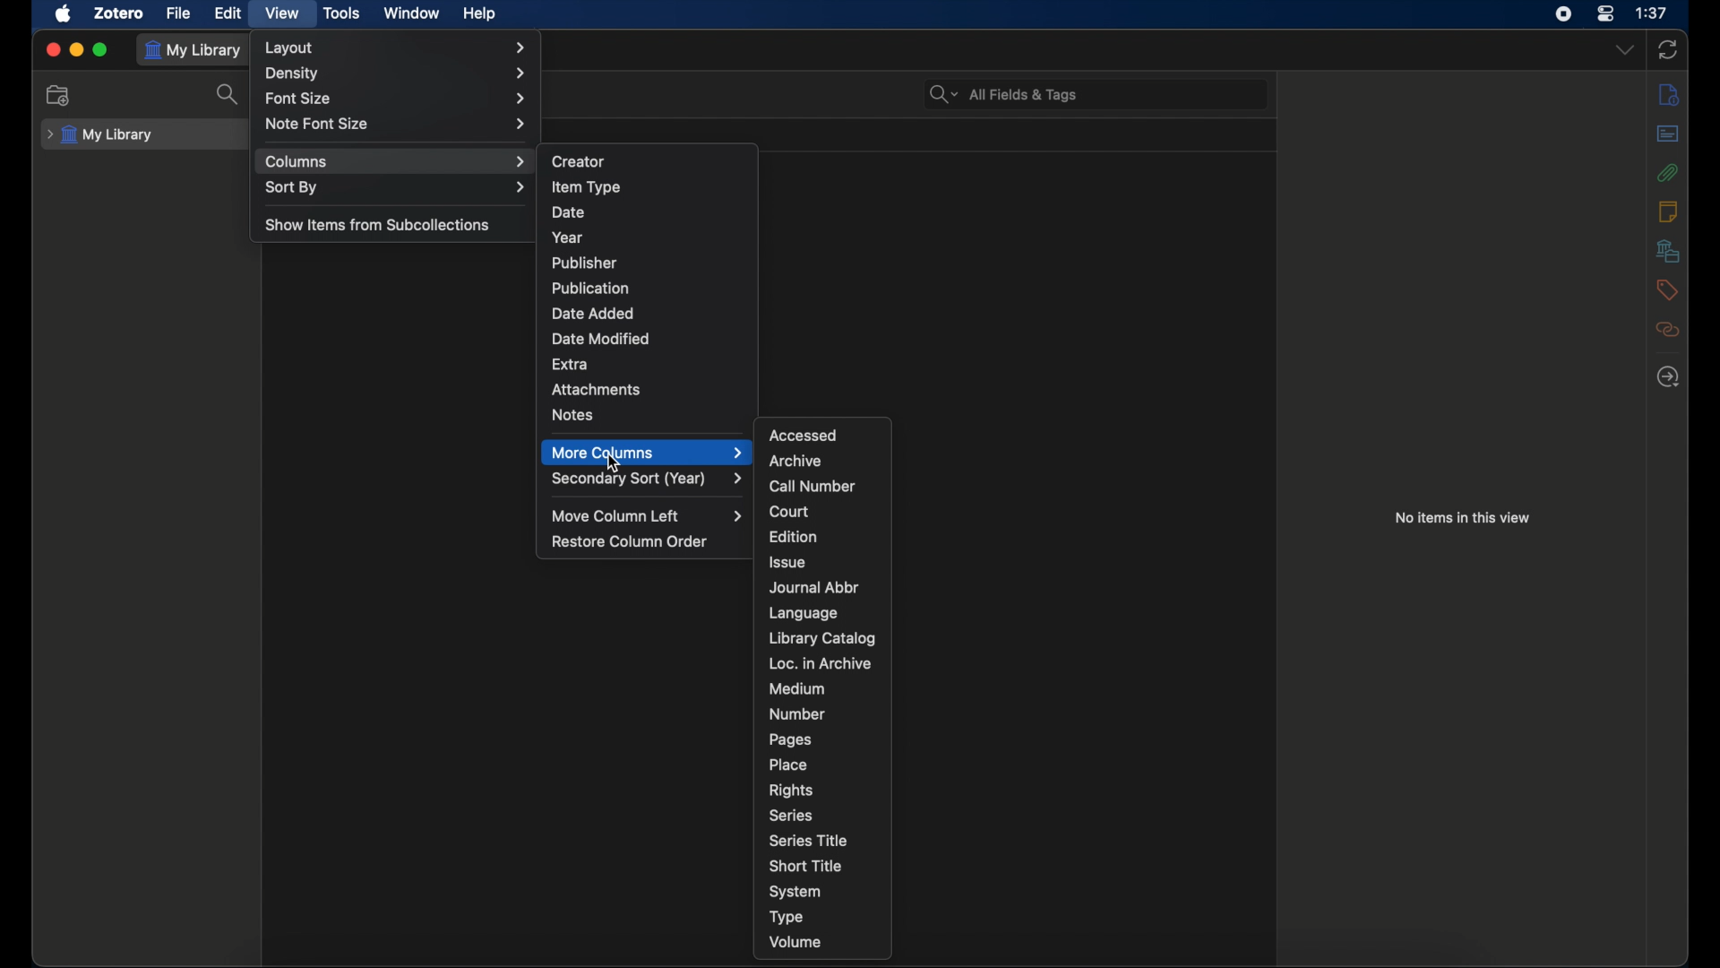 The image size is (1720, 968). What do you see at coordinates (1667, 173) in the screenshot?
I see `attachments` at bounding box center [1667, 173].